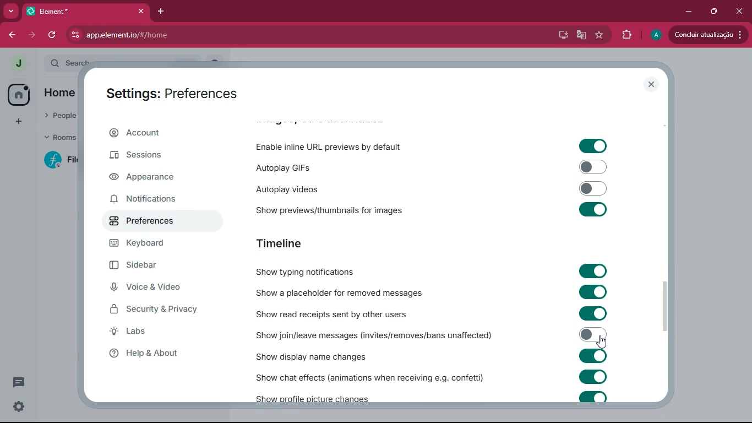 This screenshot has height=423, width=752. I want to click on account, so click(163, 132).